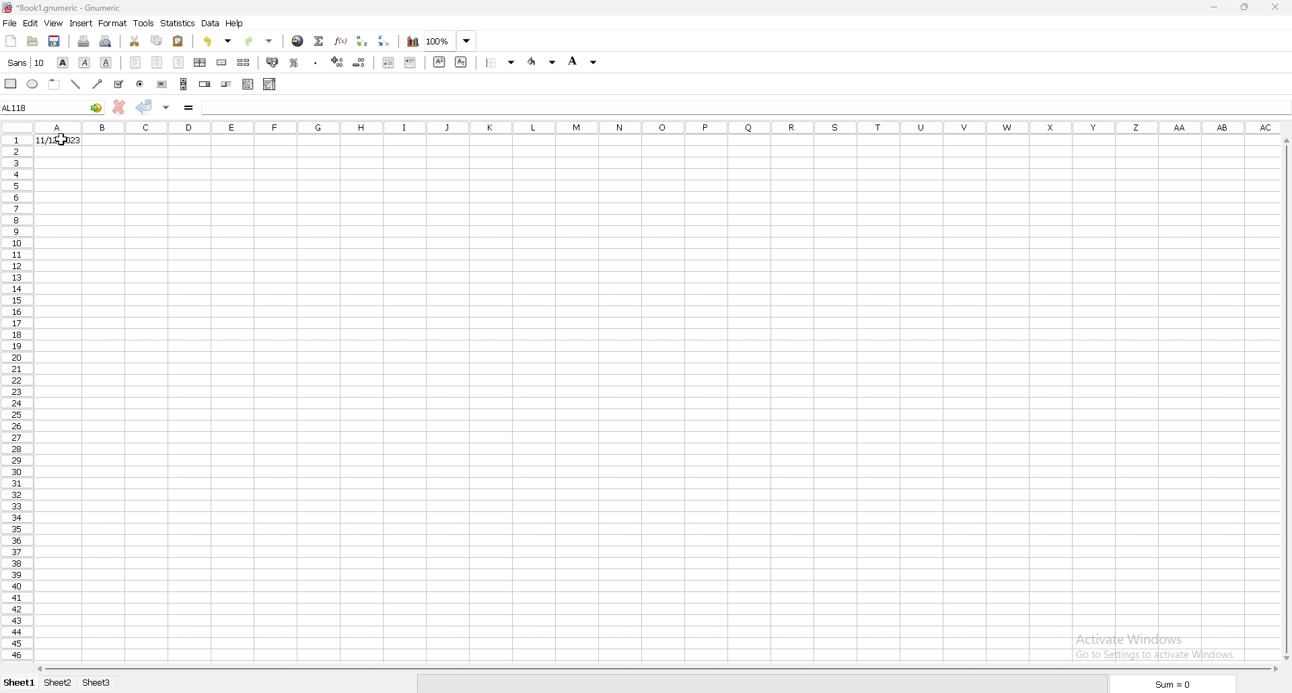 The height and width of the screenshot is (693, 1292). What do you see at coordinates (294, 63) in the screenshot?
I see `percentage` at bounding box center [294, 63].